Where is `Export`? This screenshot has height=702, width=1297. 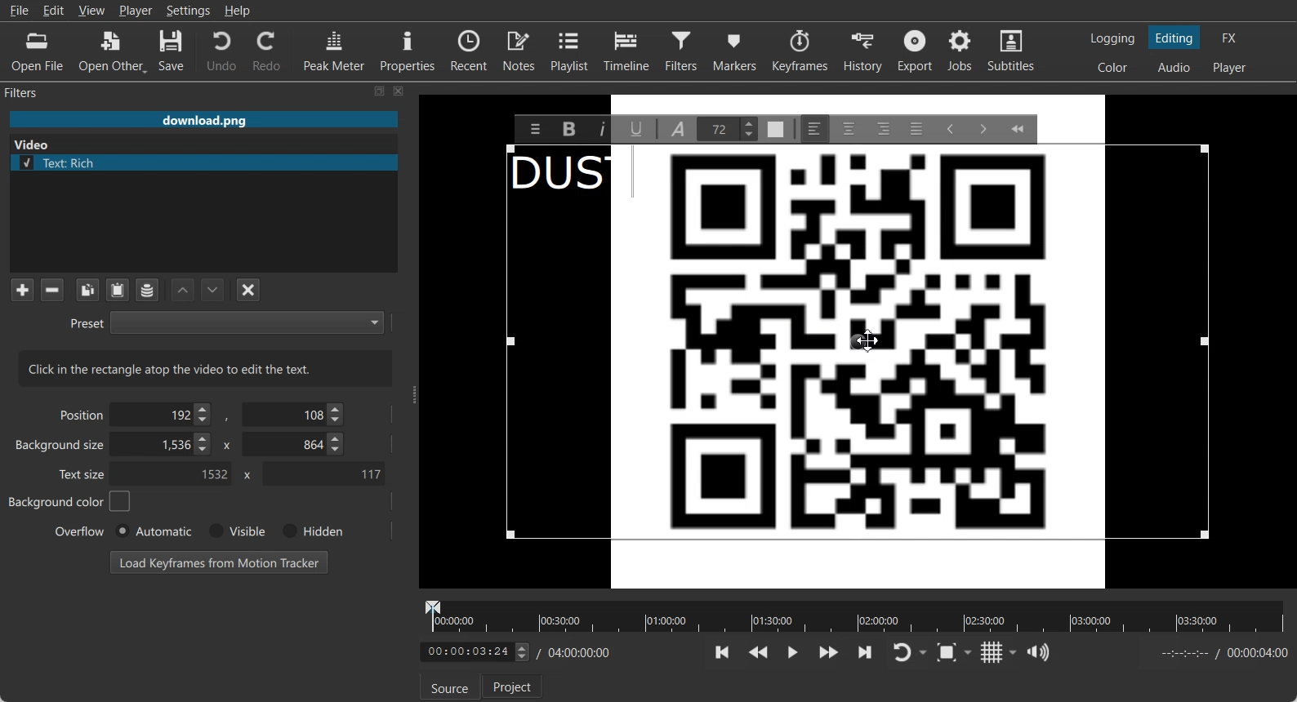
Export is located at coordinates (917, 51).